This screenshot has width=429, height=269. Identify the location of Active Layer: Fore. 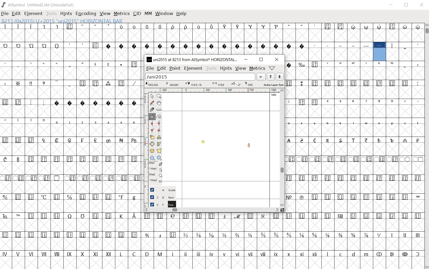
(214, 85).